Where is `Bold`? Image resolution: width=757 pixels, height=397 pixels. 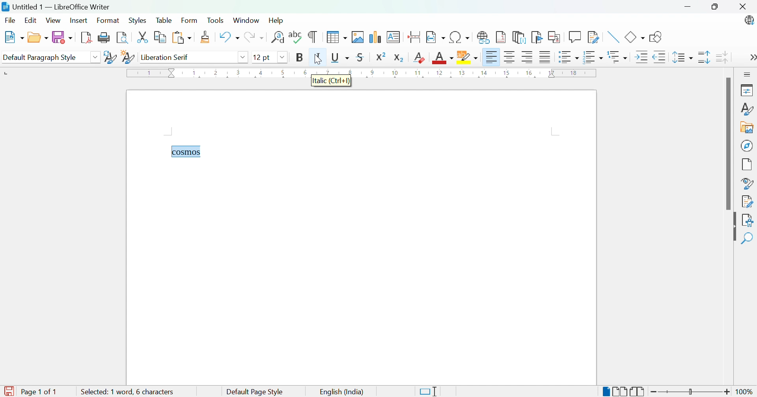
Bold is located at coordinates (298, 57).